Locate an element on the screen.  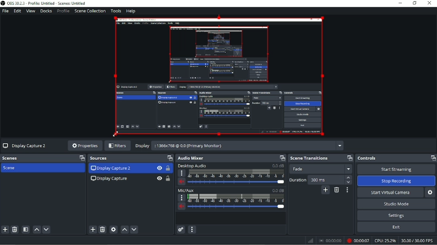
Maximize is located at coordinates (433, 158).